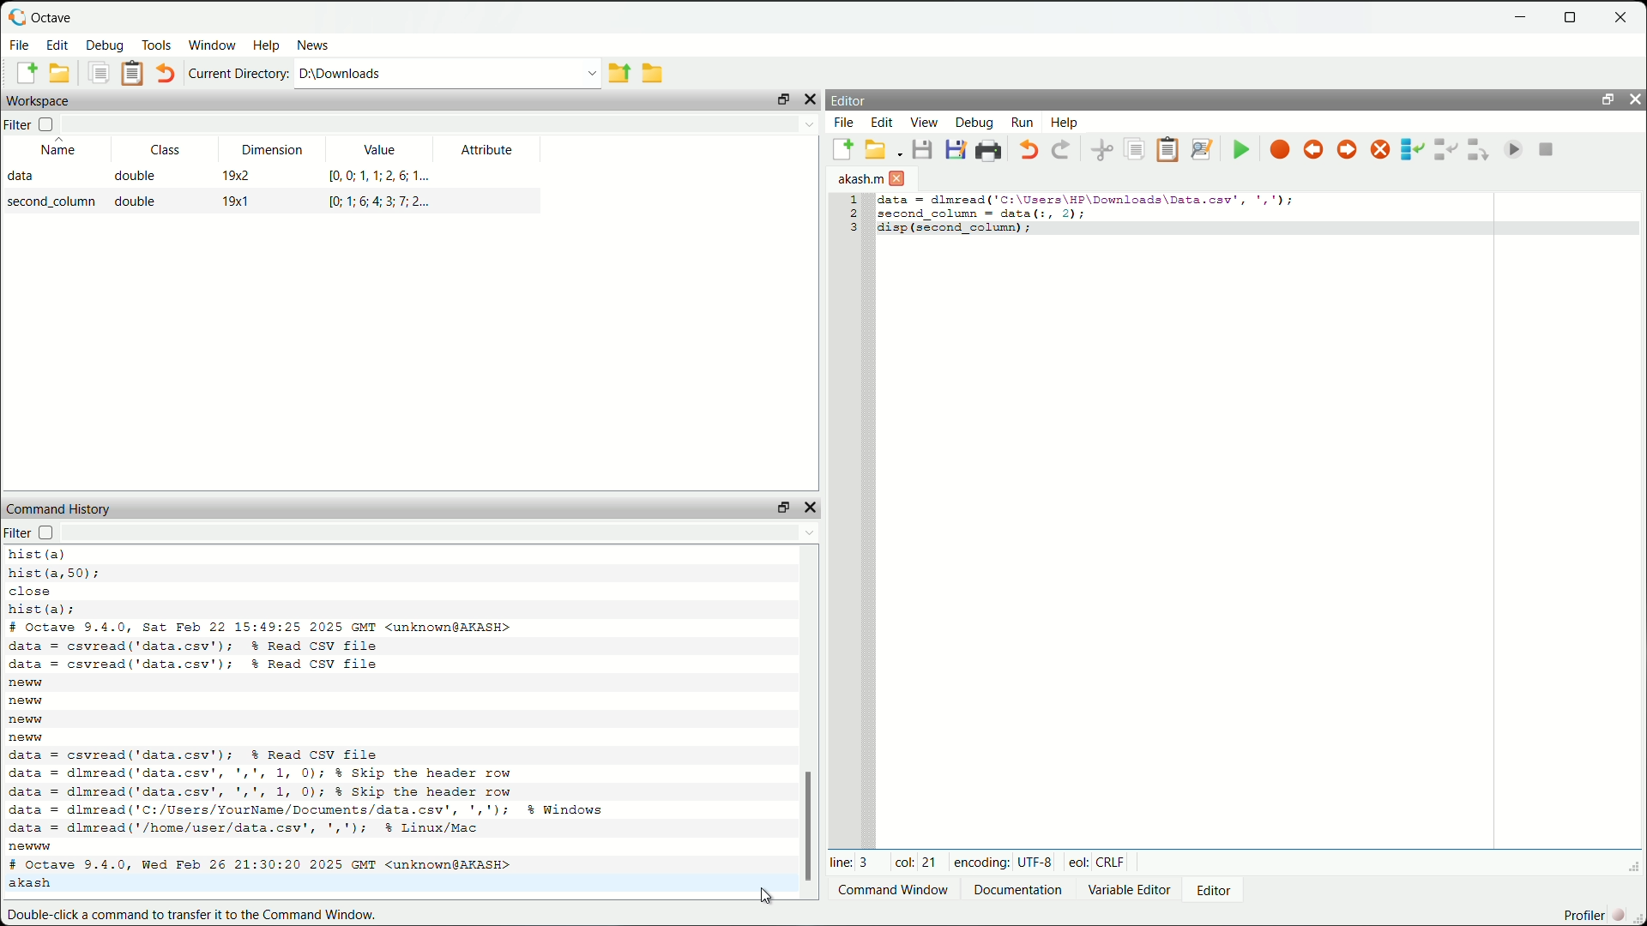  What do you see at coordinates (846, 860) in the screenshot?
I see `line: 3` at bounding box center [846, 860].